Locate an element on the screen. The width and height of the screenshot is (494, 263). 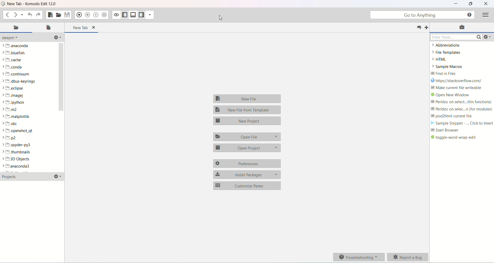
FILE TEMPLATES is located at coordinates (447, 53).